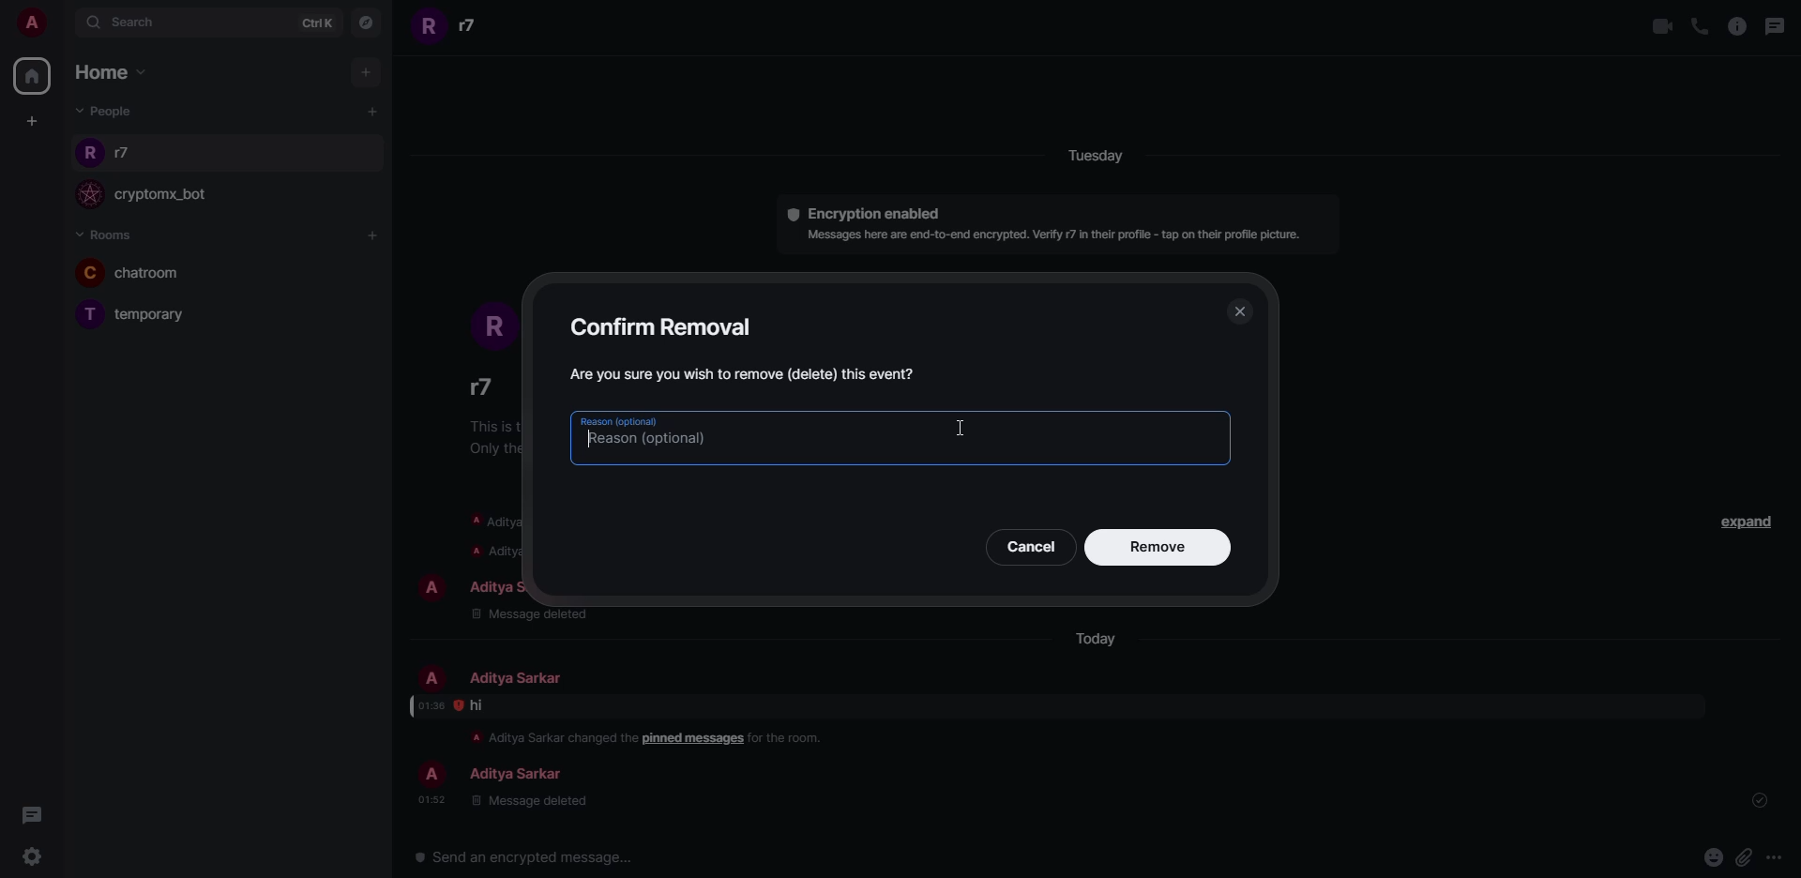 The image size is (1801, 878). I want to click on search, so click(131, 22).